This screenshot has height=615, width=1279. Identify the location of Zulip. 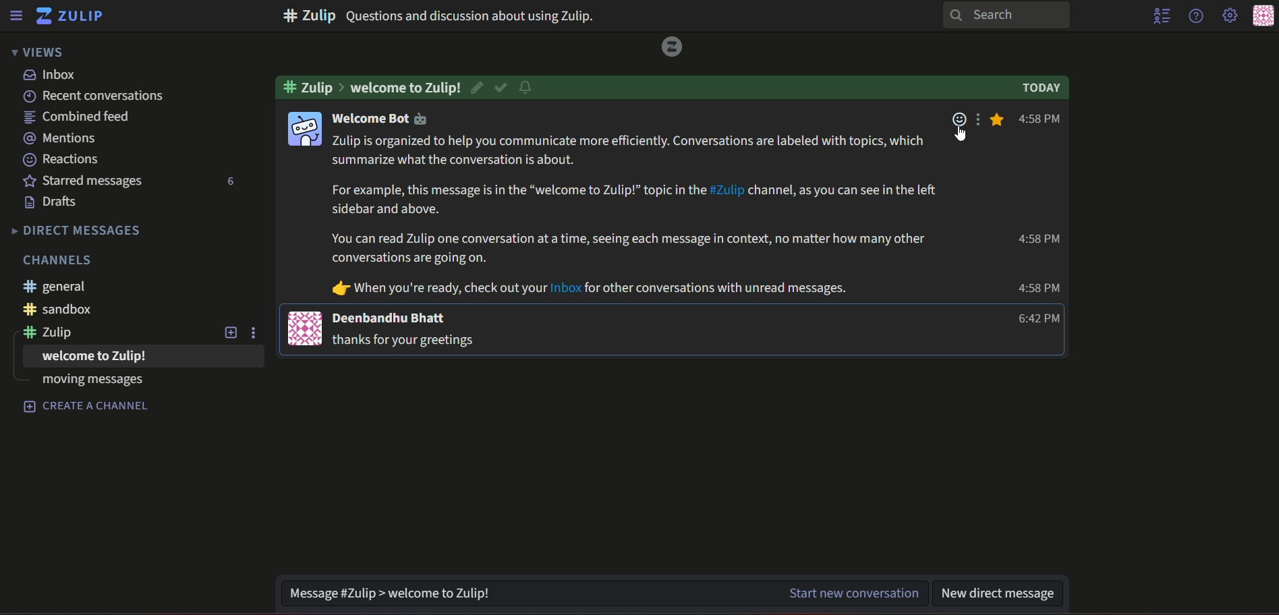
(75, 16).